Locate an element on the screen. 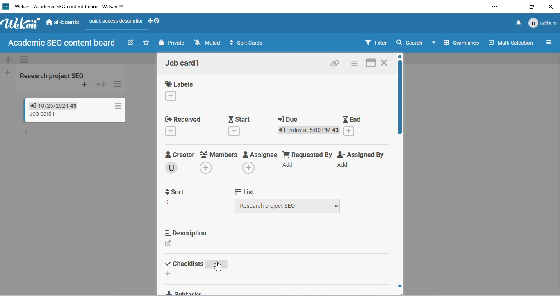 This screenshot has width=560, height=296. add card to bottom of list is located at coordinates (27, 132).